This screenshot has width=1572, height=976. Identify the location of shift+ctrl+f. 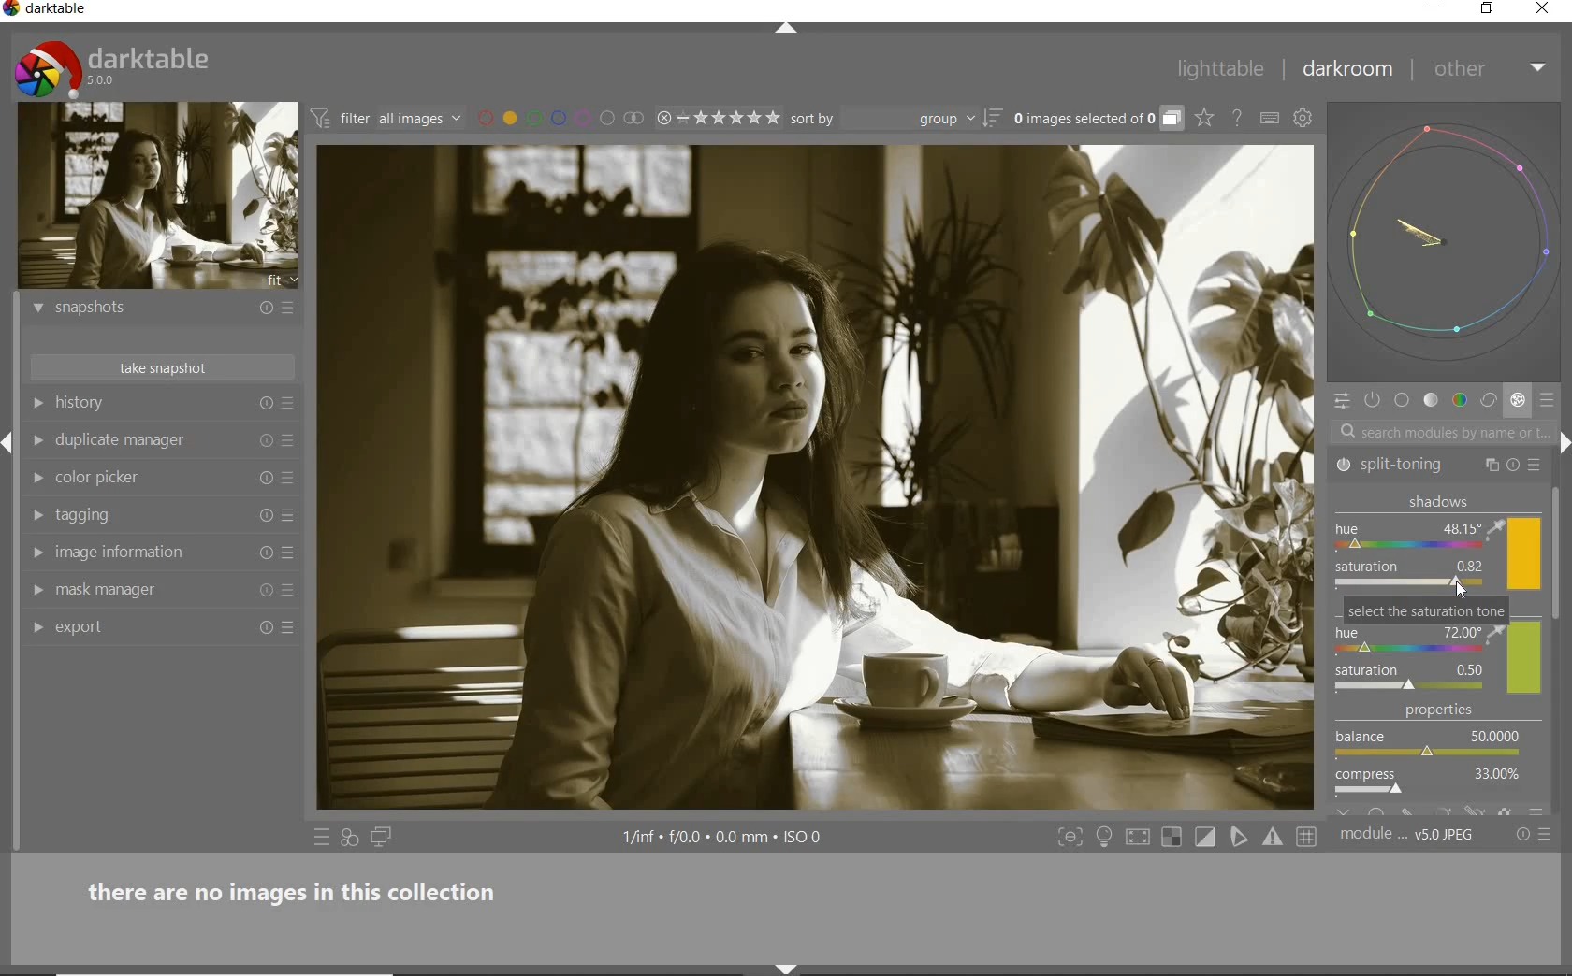
(1070, 838).